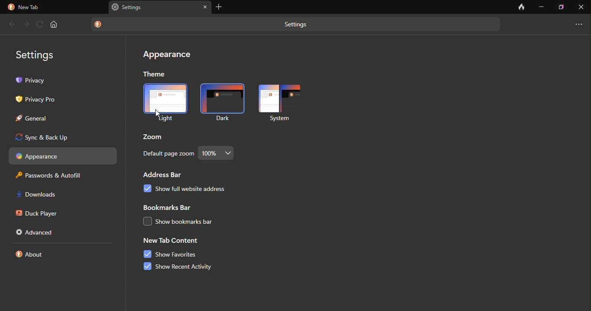 This screenshot has height=311, width=591. What do you see at coordinates (39, 53) in the screenshot?
I see `settings` at bounding box center [39, 53].